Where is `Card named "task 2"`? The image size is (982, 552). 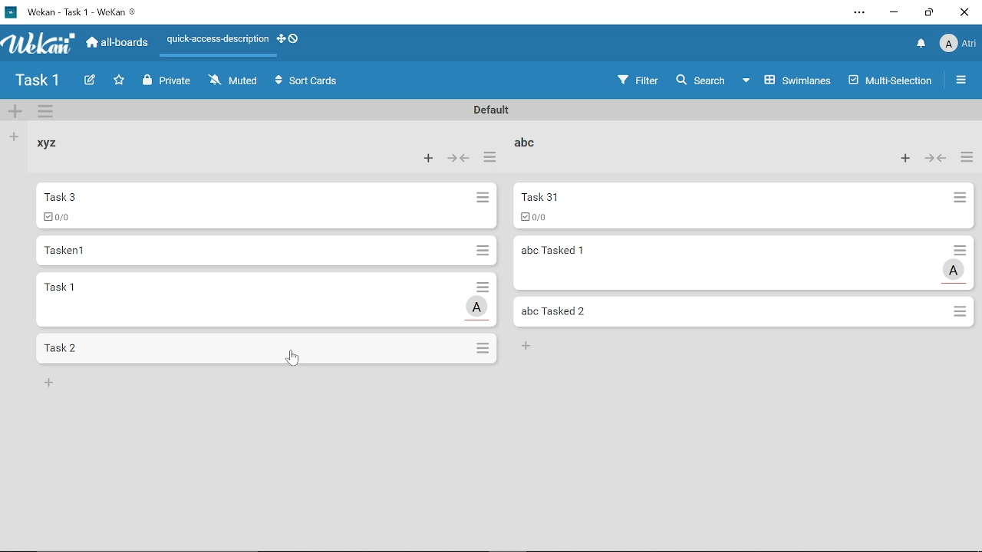 Card named "task 2" is located at coordinates (252, 348).